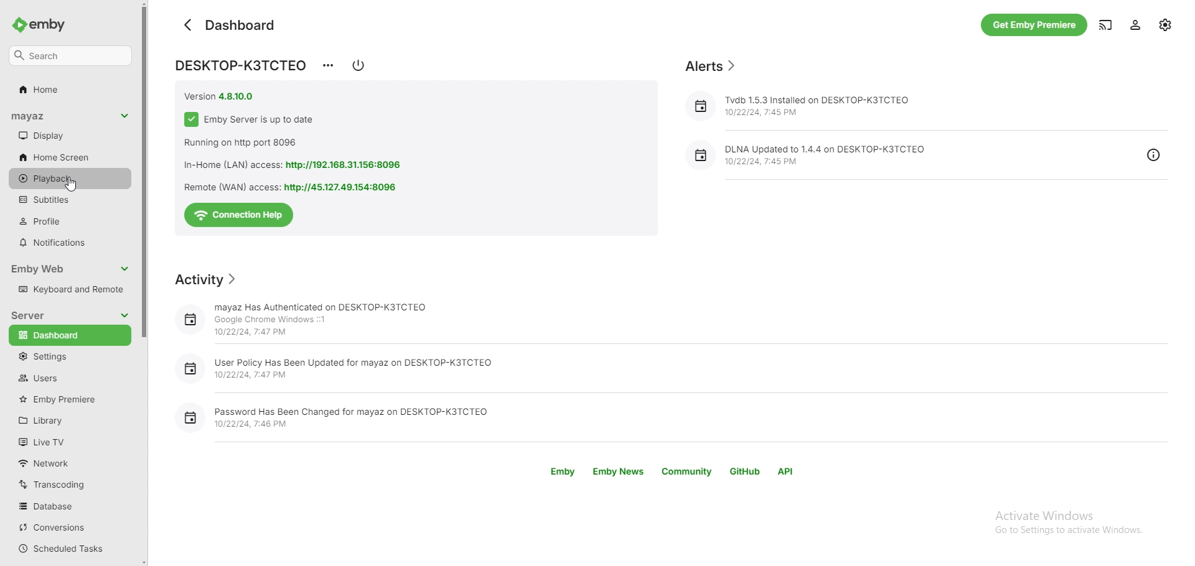 The image size is (1195, 566). What do you see at coordinates (1074, 522) in the screenshot?
I see `Activate Windows
Go to Settings to activate Windows.` at bounding box center [1074, 522].